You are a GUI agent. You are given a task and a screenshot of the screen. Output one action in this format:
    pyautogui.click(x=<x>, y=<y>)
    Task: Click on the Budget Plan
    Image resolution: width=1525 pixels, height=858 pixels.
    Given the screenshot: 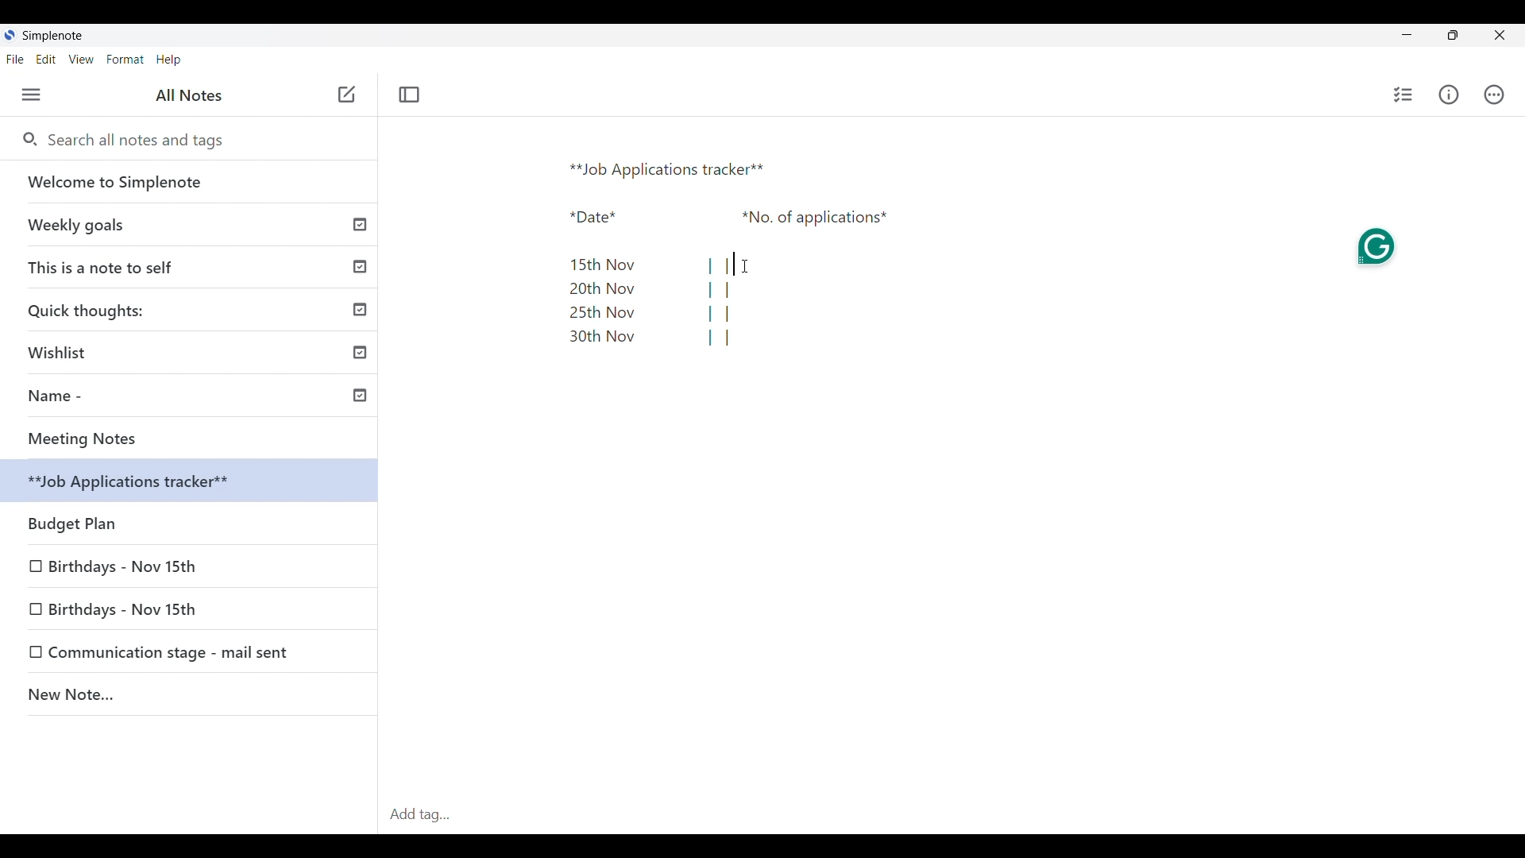 What is the action you would take?
    pyautogui.click(x=192, y=483)
    